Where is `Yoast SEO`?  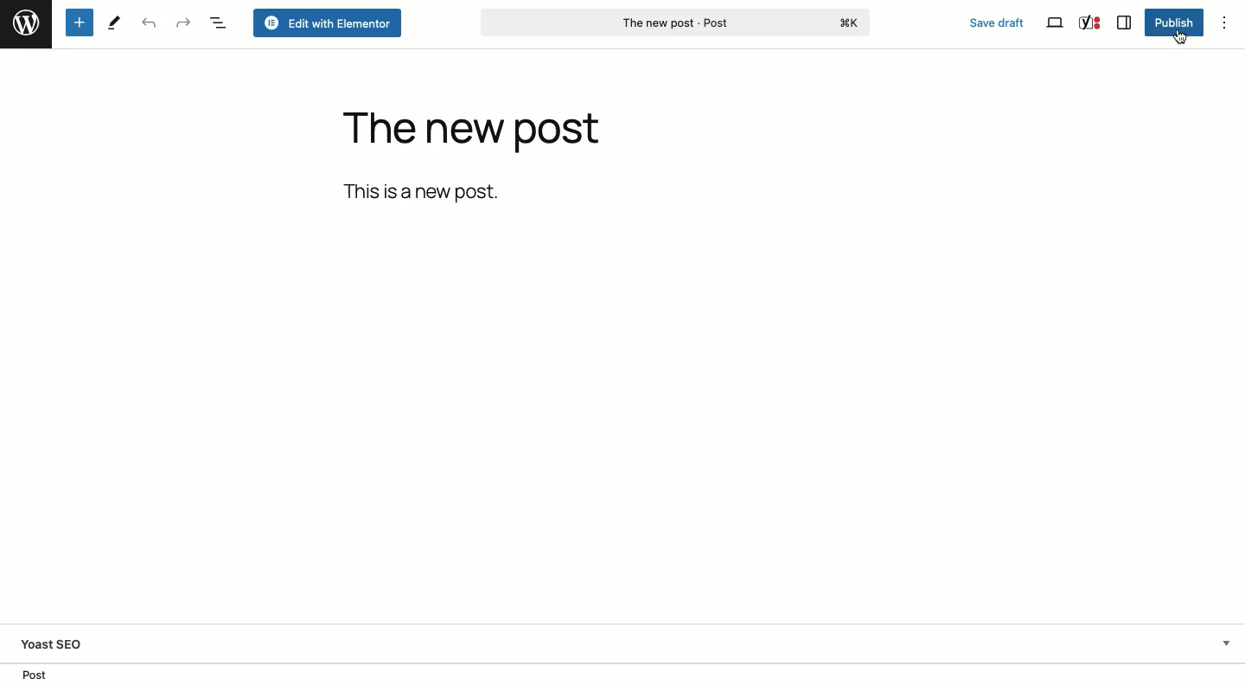 Yoast SEO is located at coordinates (74, 643).